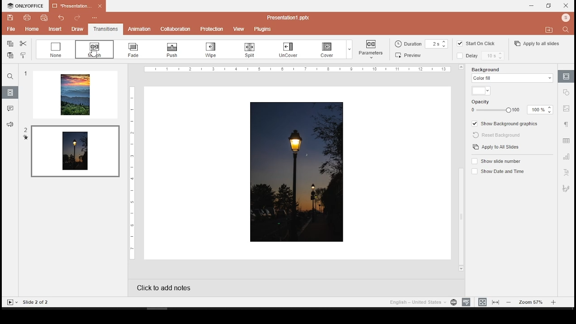 Image resolution: width=576 pixels, height=324 pixels. I want to click on collaboration, so click(175, 28).